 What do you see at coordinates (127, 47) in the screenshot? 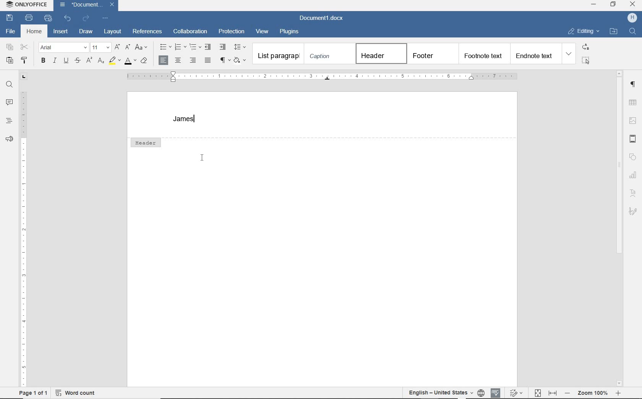
I see `decrement font size` at bounding box center [127, 47].